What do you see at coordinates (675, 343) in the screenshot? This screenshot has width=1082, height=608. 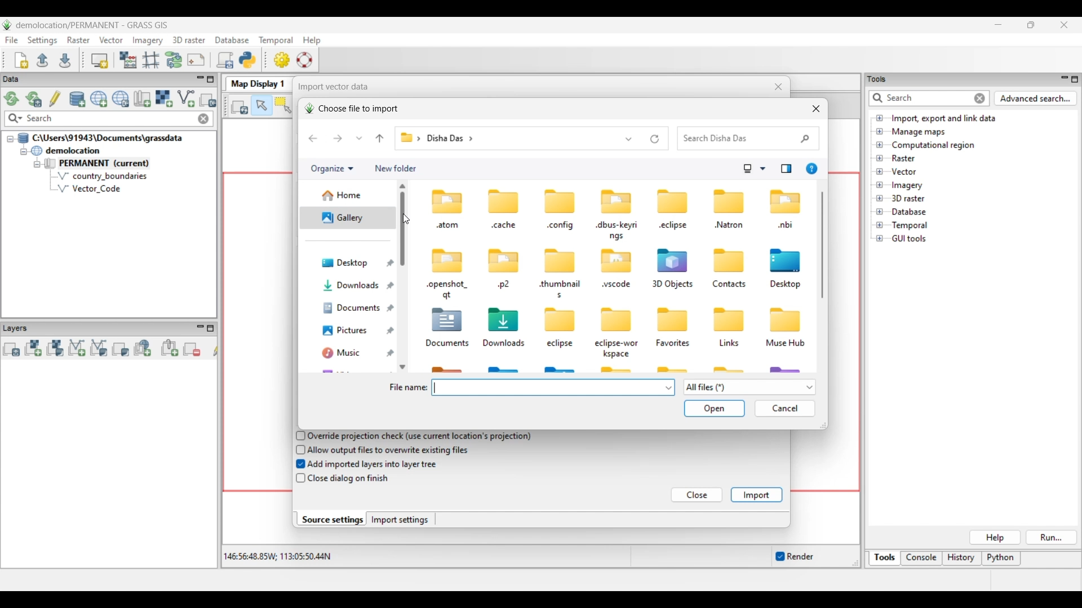 I see `Favorites` at bounding box center [675, 343].